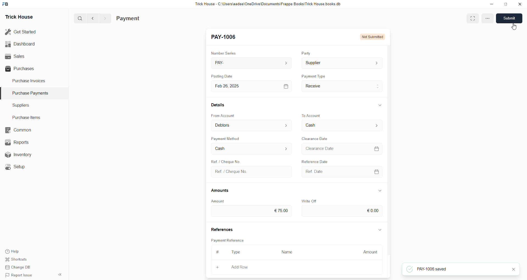 This screenshot has width=527, height=280. What do you see at coordinates (237, 252) in the screenshot?
I see `Type` at bounding box center [237, 252].